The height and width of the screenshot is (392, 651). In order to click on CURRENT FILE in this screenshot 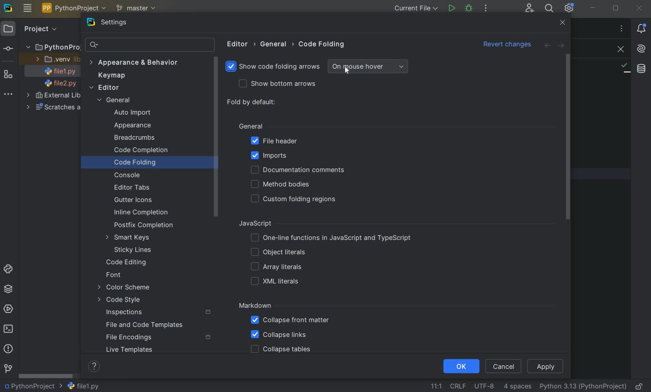, I will do `click(415, 8)`.